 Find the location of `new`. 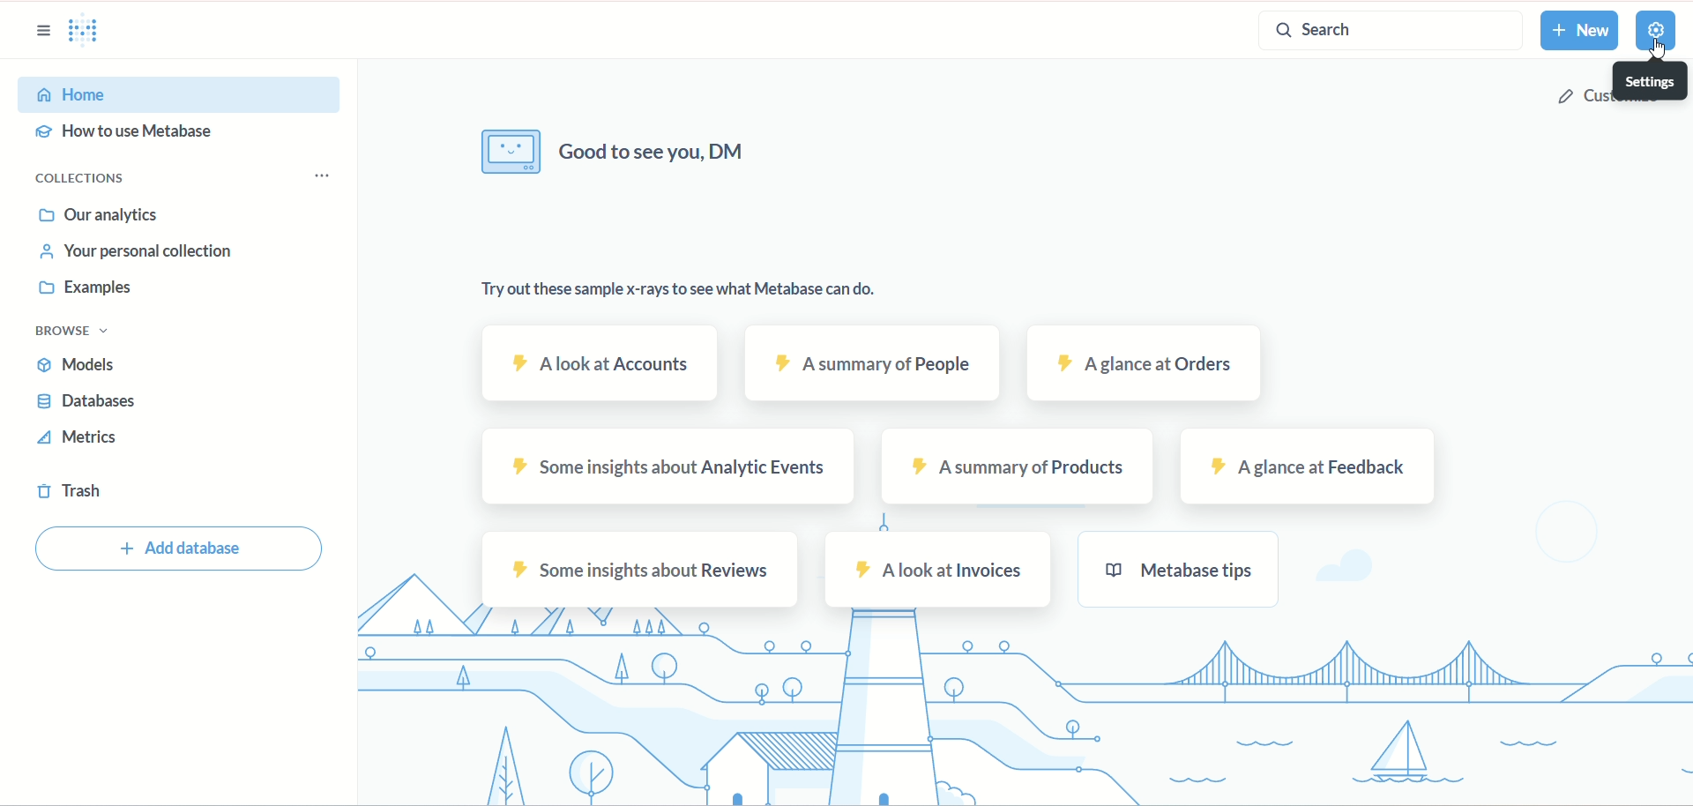

new is located at coordinates (1581, 29).